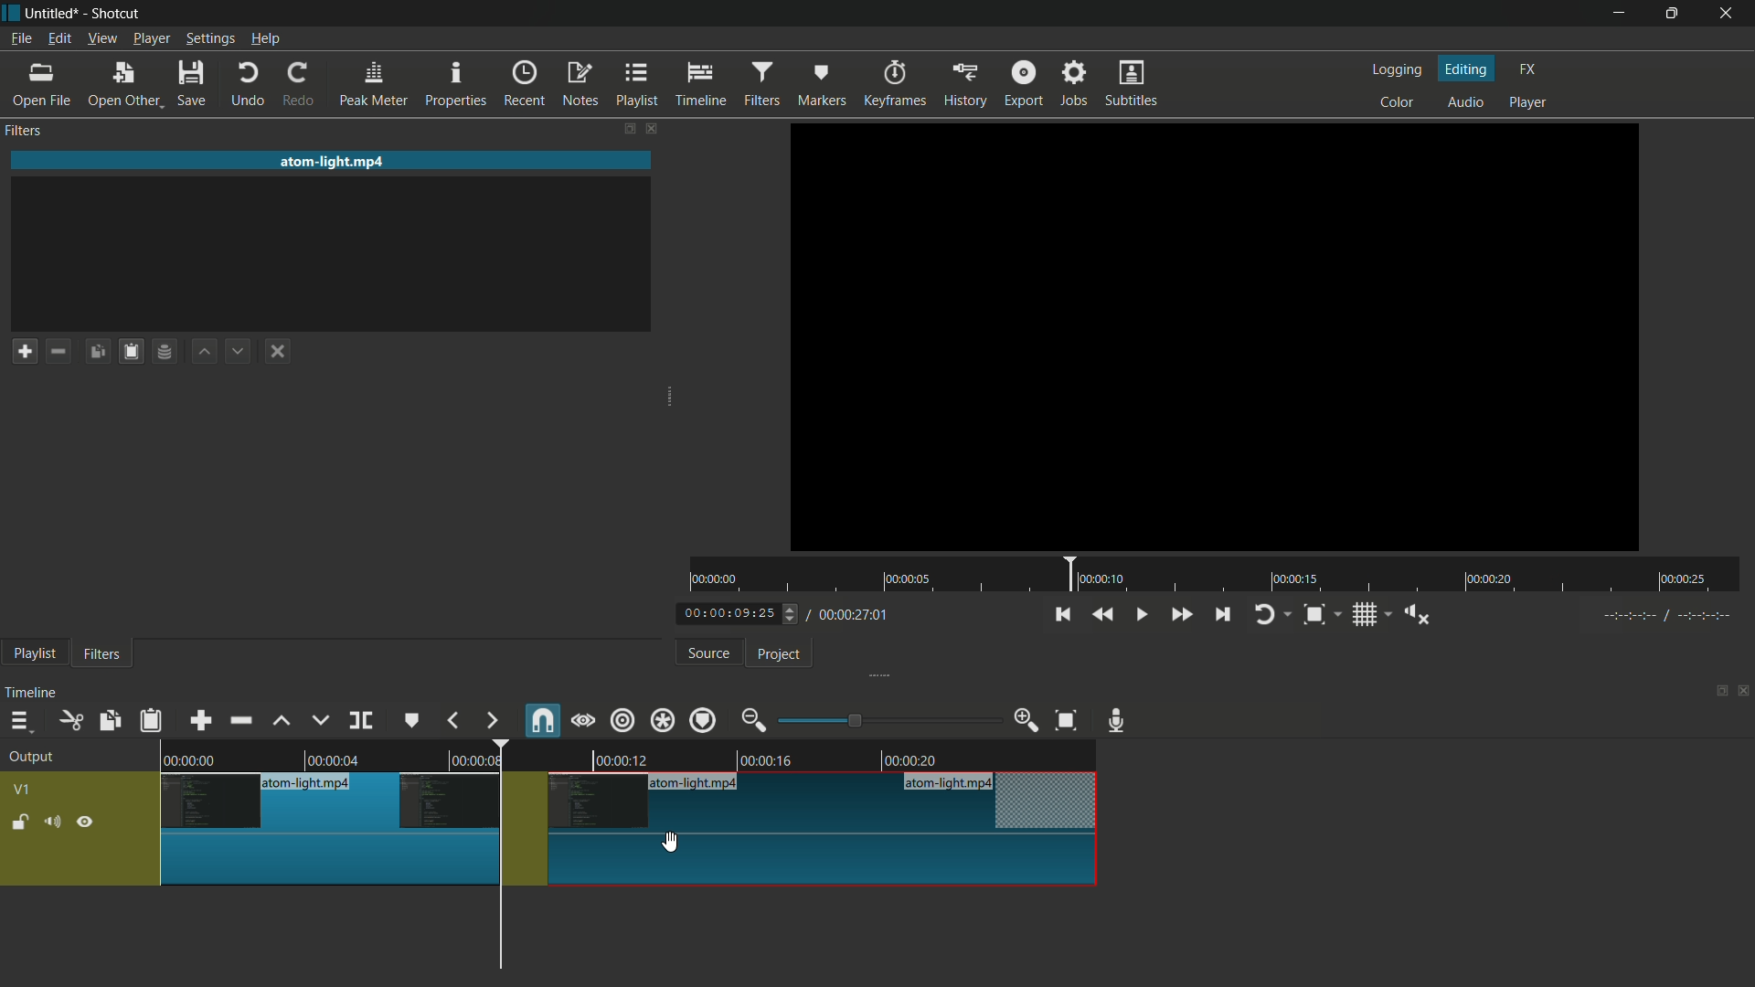 The width and height of the screenshot is (1755, 987). Describe the element at coordinates (117, 14) in the screenshot. I see `app name` at that location.